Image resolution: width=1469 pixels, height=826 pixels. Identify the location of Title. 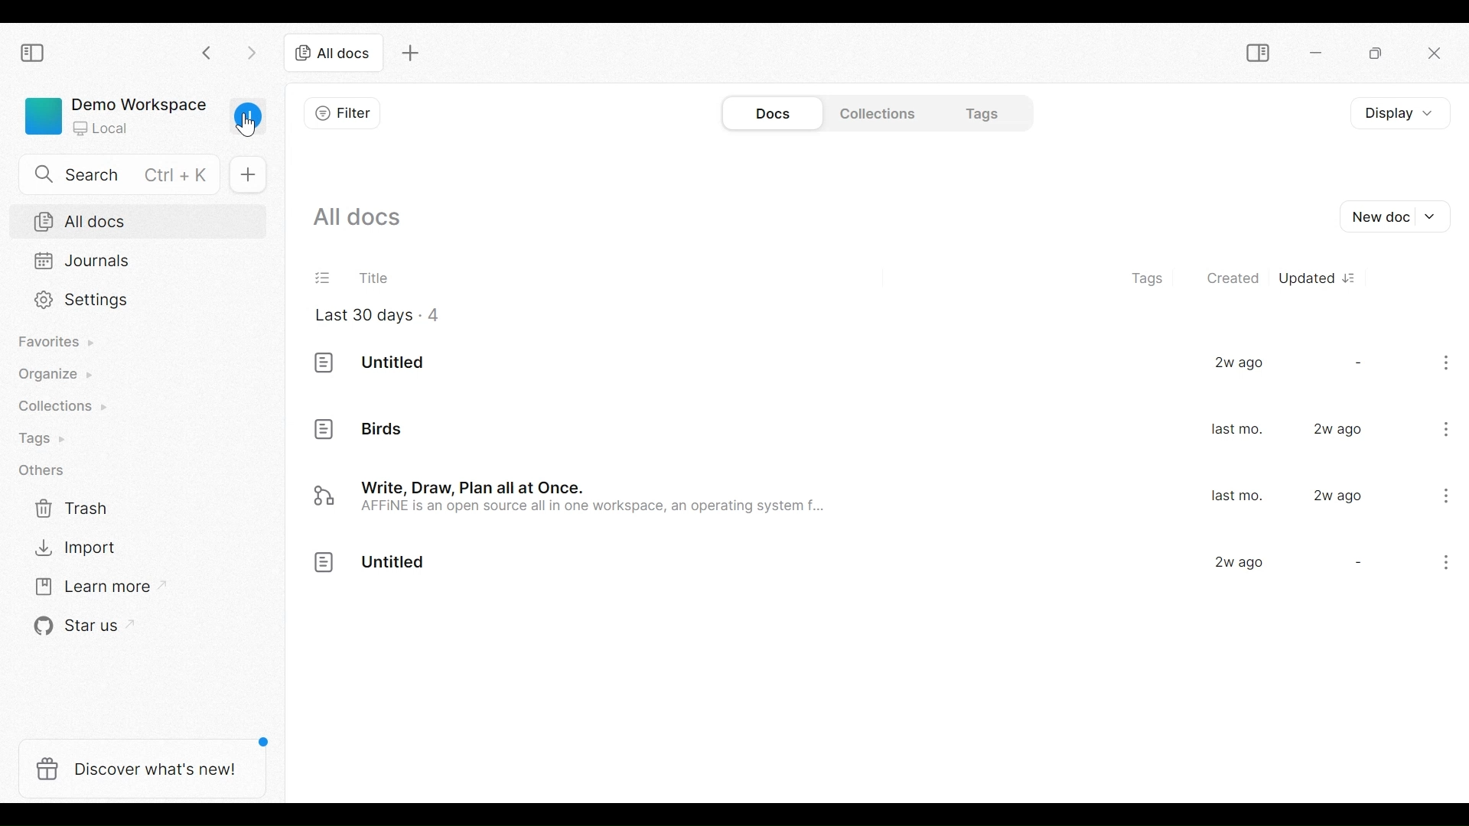
(347, 277).